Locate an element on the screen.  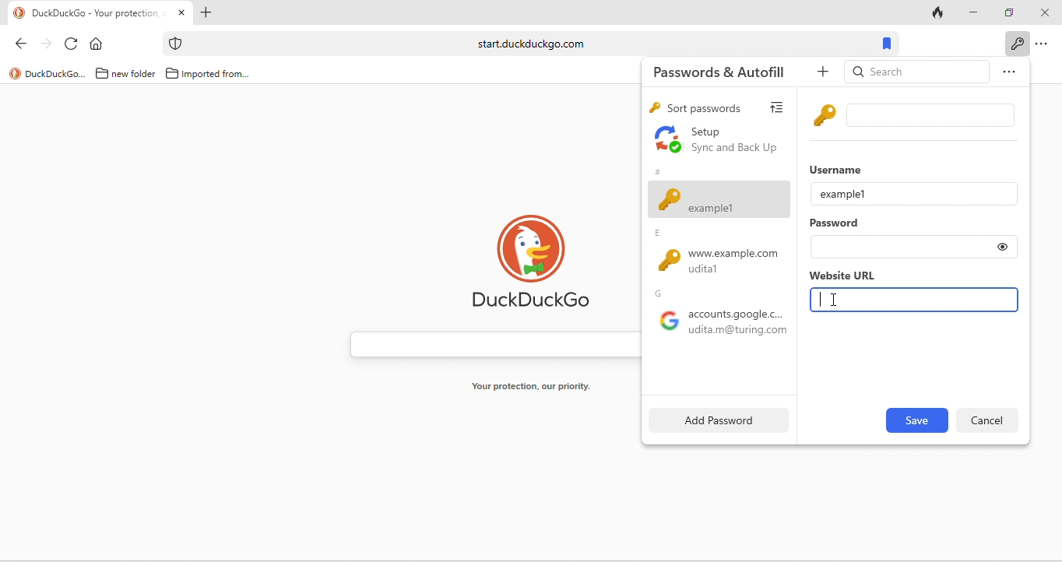
reload is located at coordinates (72, 42).